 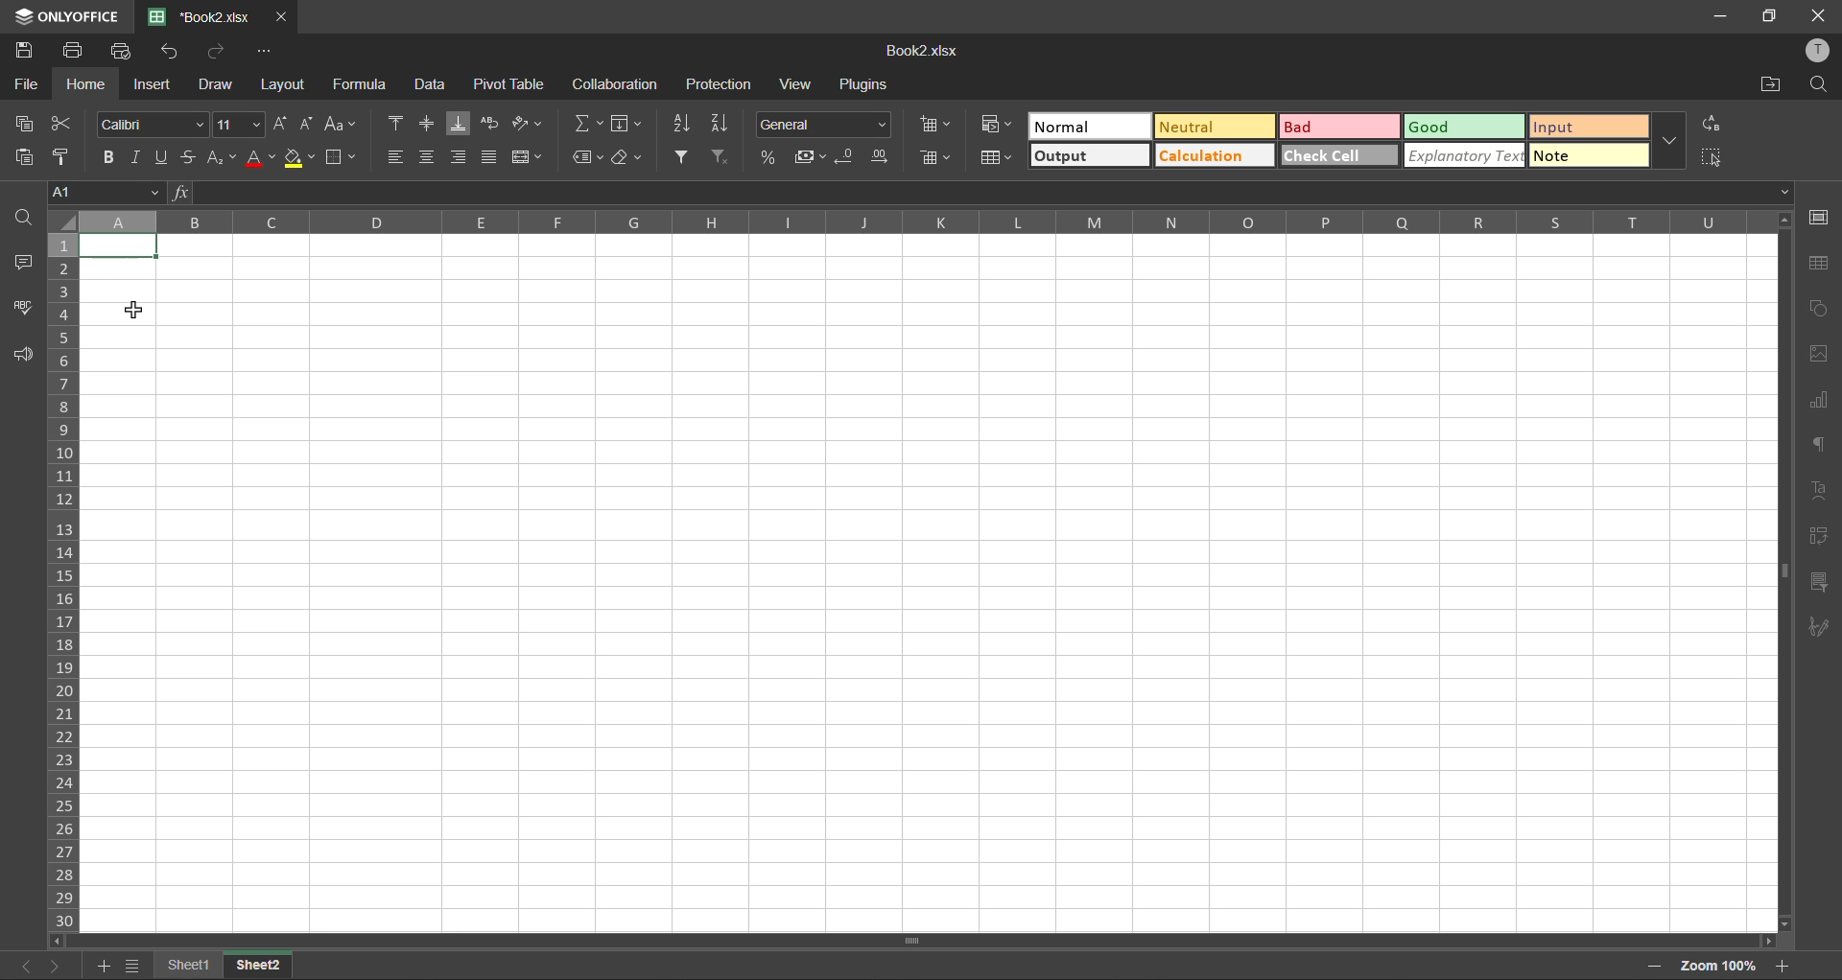 I want to click on font size, so click(x=241, y=124).